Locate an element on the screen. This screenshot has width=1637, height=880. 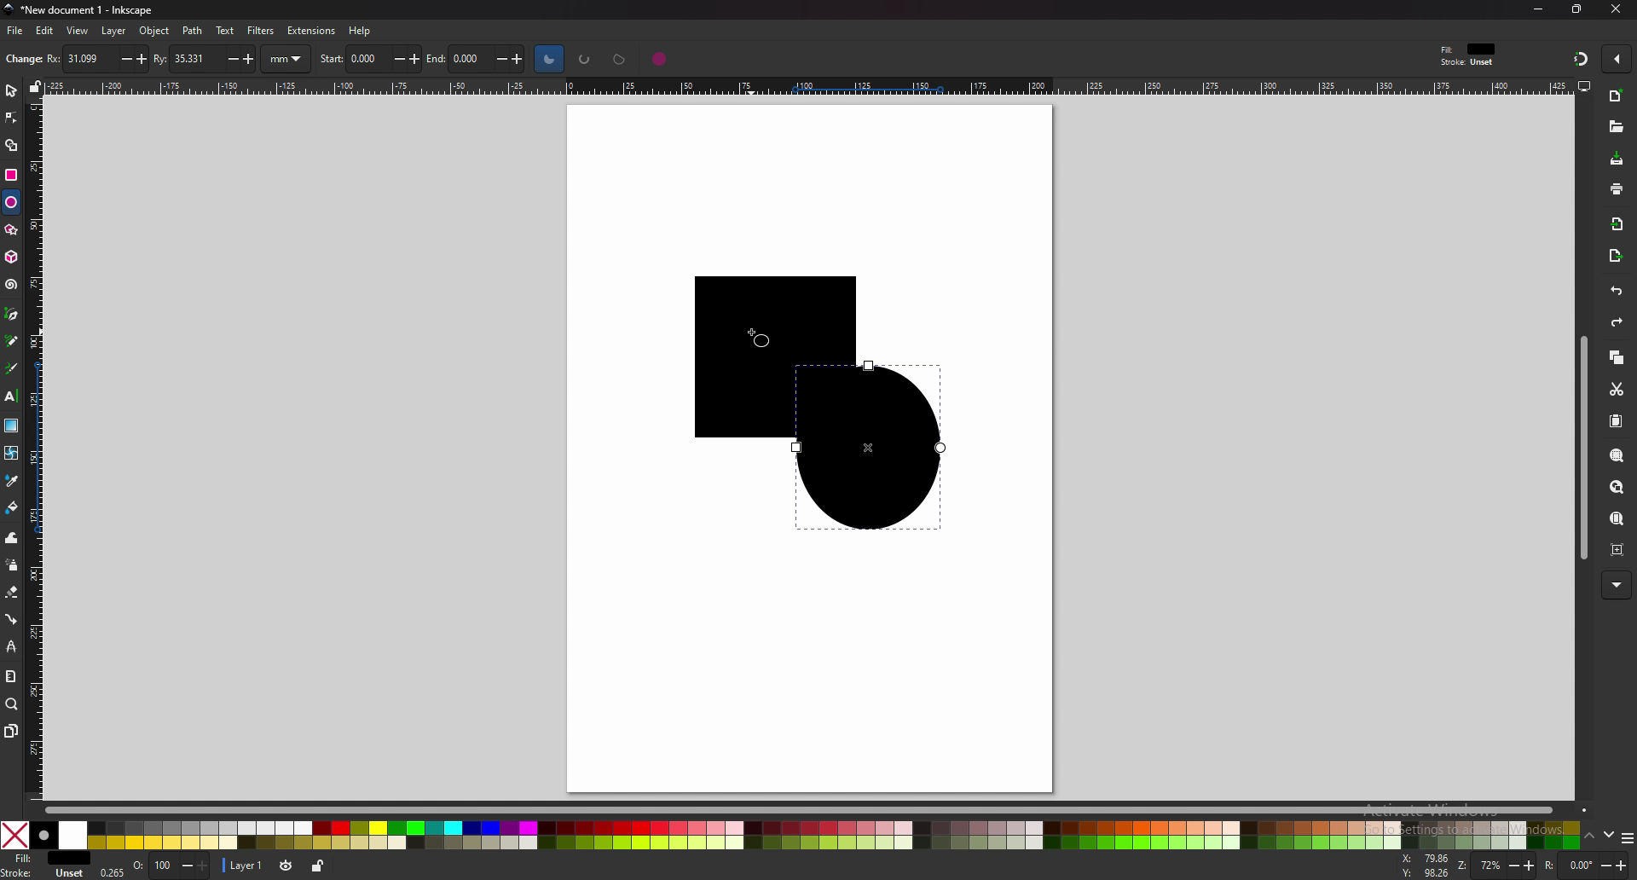
spray is located at coordinates (11, 565).